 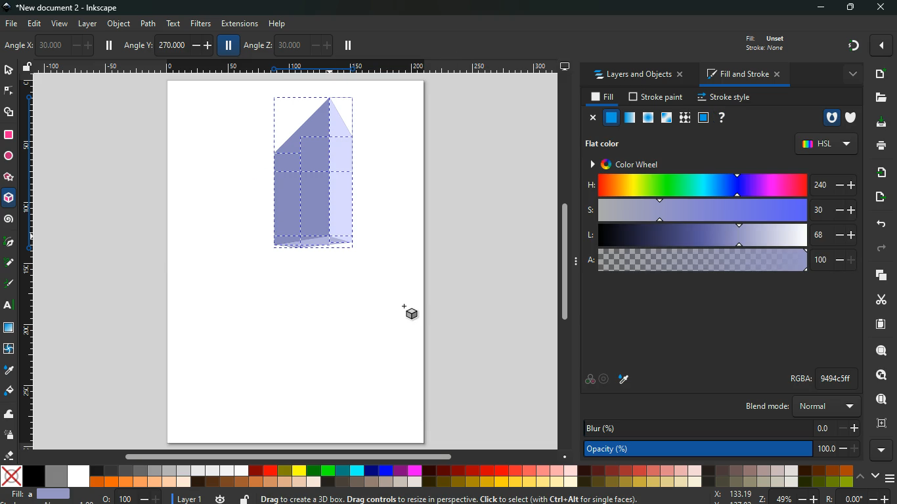 What do you see at coordinates (45, 495) in the screenshot?
I see `fill` at bounding box center [45, 495].